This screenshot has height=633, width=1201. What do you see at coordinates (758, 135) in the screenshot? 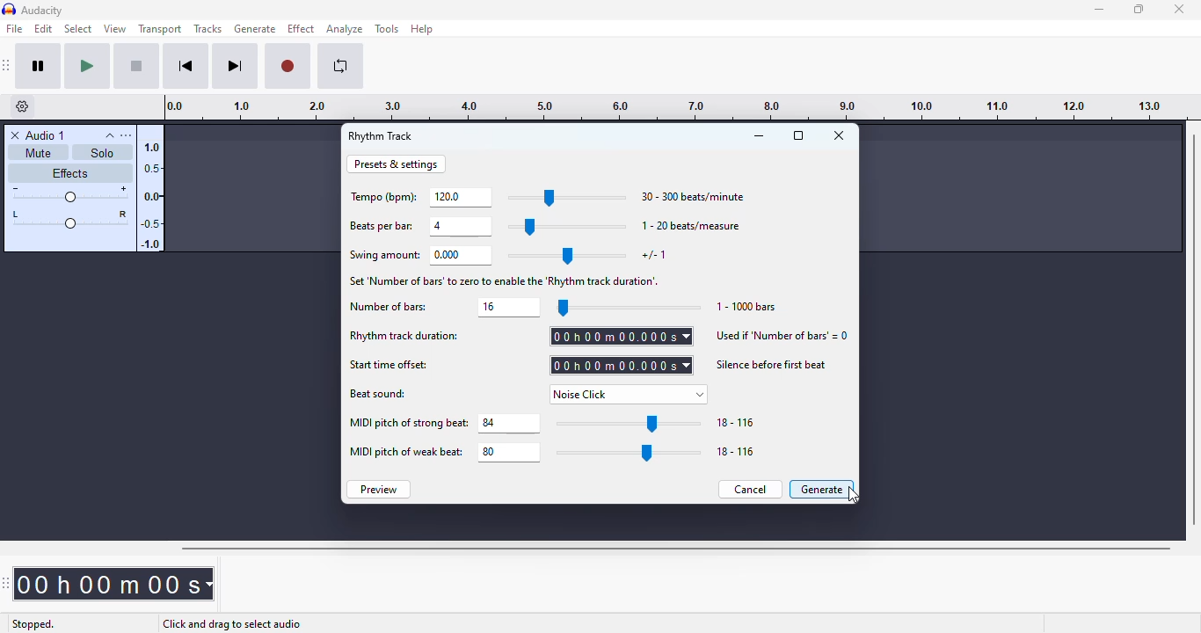
I see `minimize` at bounding box center [758, 135].